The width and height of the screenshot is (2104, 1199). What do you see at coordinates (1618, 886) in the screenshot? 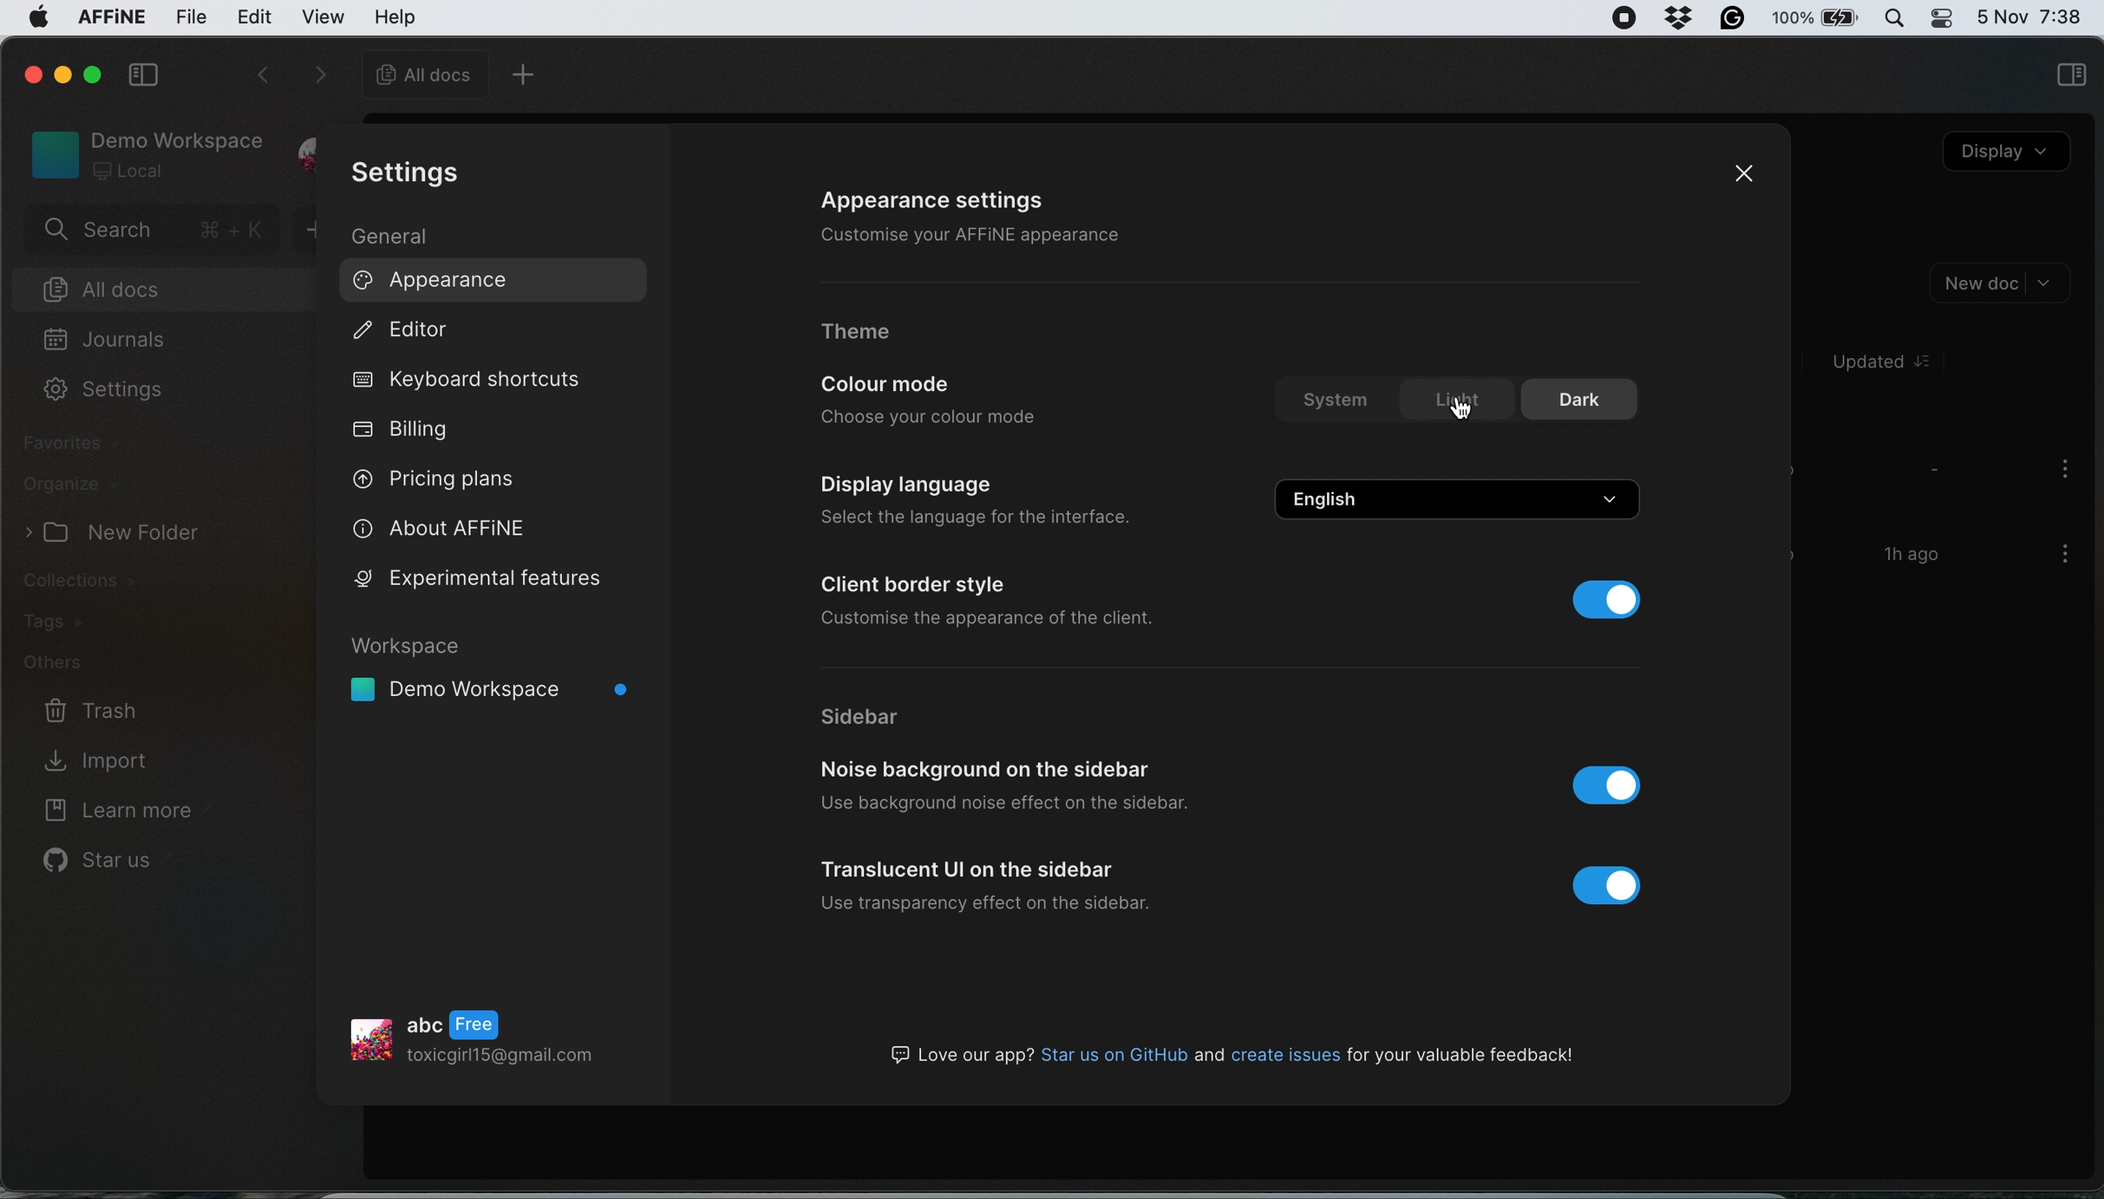
I see `toggle button` at bounding box center [1618, 886].